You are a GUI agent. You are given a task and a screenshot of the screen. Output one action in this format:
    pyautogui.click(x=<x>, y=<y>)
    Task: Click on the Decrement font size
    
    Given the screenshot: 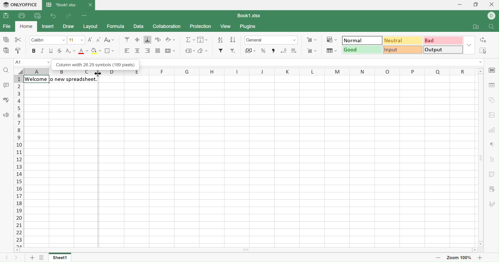 What is the action you would take?
    pyautogui.click(x=99, y=40)
    